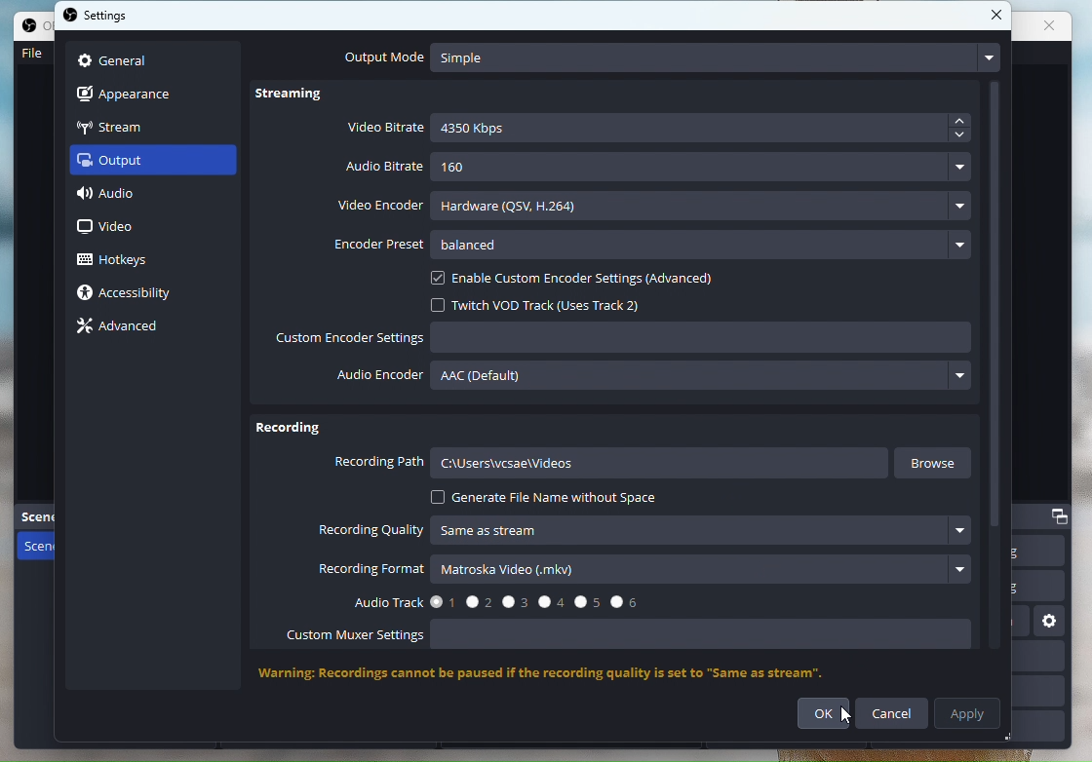 Image resolution: width=1092 pixels, height=762 pixels. What do you see at coordinates (592, 279) in the screenshot?
I see `enable encoder settings` at bounding box center [592, 279].